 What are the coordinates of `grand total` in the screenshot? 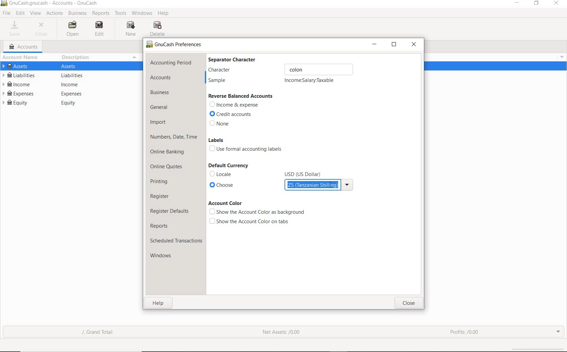 It's located at (103, 333).